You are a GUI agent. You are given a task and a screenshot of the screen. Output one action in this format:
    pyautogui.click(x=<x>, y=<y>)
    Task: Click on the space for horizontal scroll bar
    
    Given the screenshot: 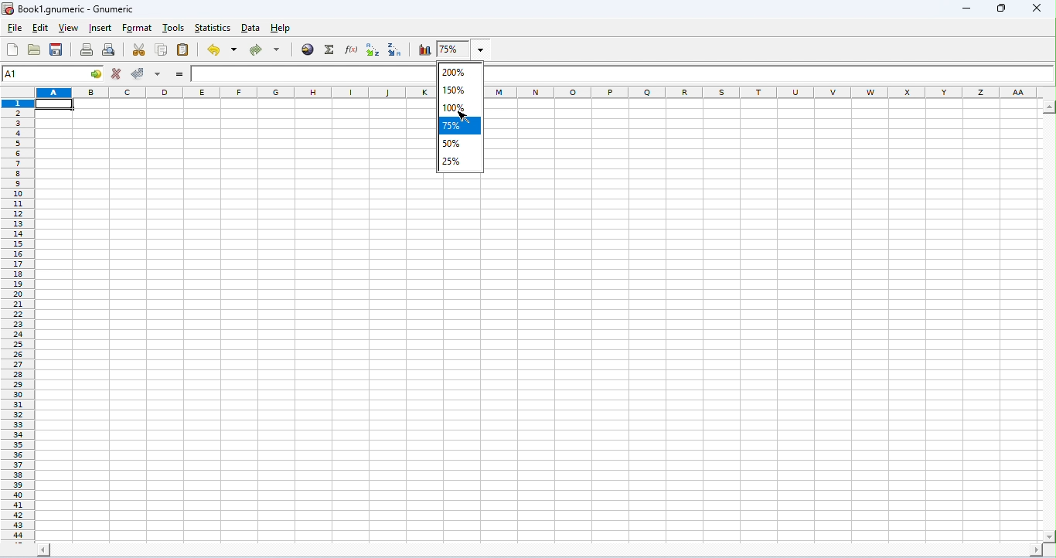 What is the action you would take?
    pyautogui.click(x=538, y=551)
    